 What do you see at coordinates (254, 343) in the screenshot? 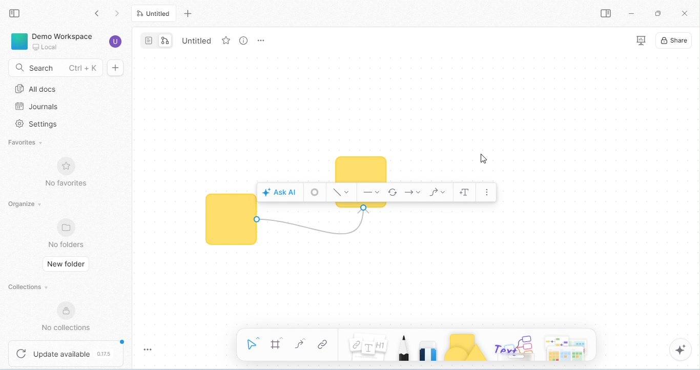
I see `select` at bounding box center [254, 343].